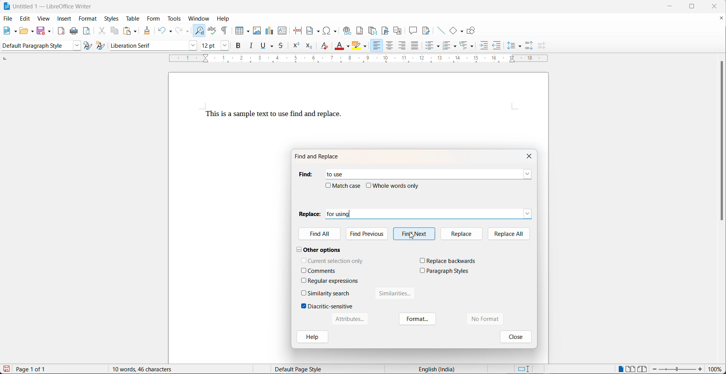 The height and width of the screenshot is (374, 726). Describe the element at coordinates (212, 28) in the screenshot. I see `spellings` at that location.